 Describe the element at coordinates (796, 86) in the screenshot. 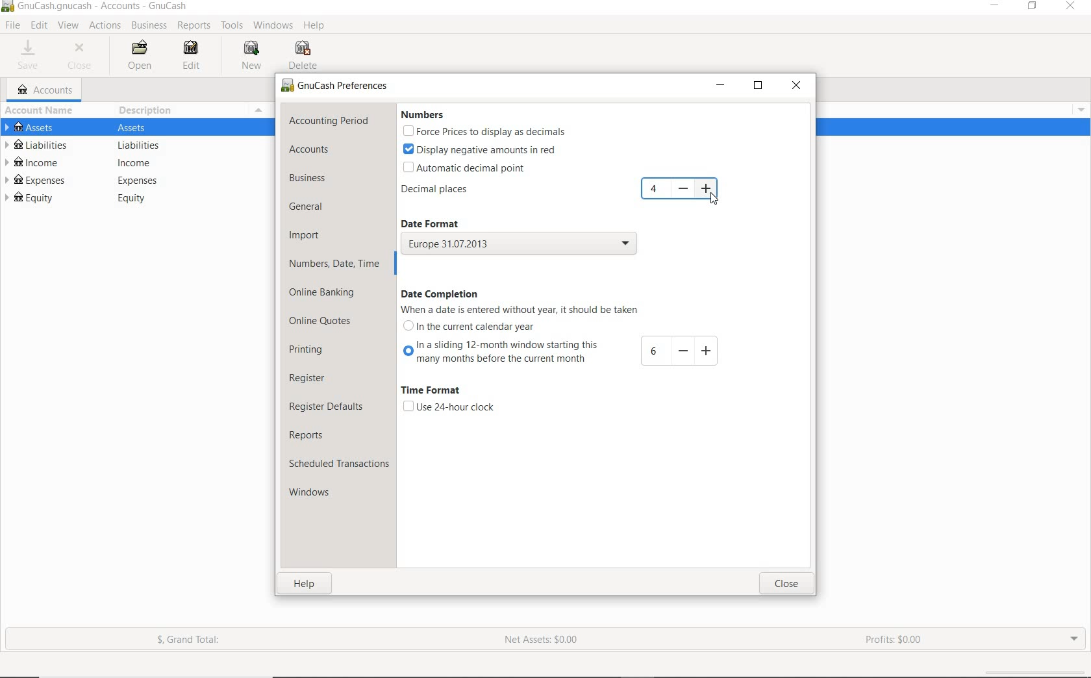

I see `CLOSE` at that location.